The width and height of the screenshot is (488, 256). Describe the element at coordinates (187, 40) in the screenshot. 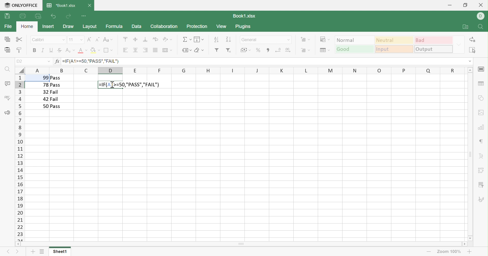

I see `Summation` at that location.